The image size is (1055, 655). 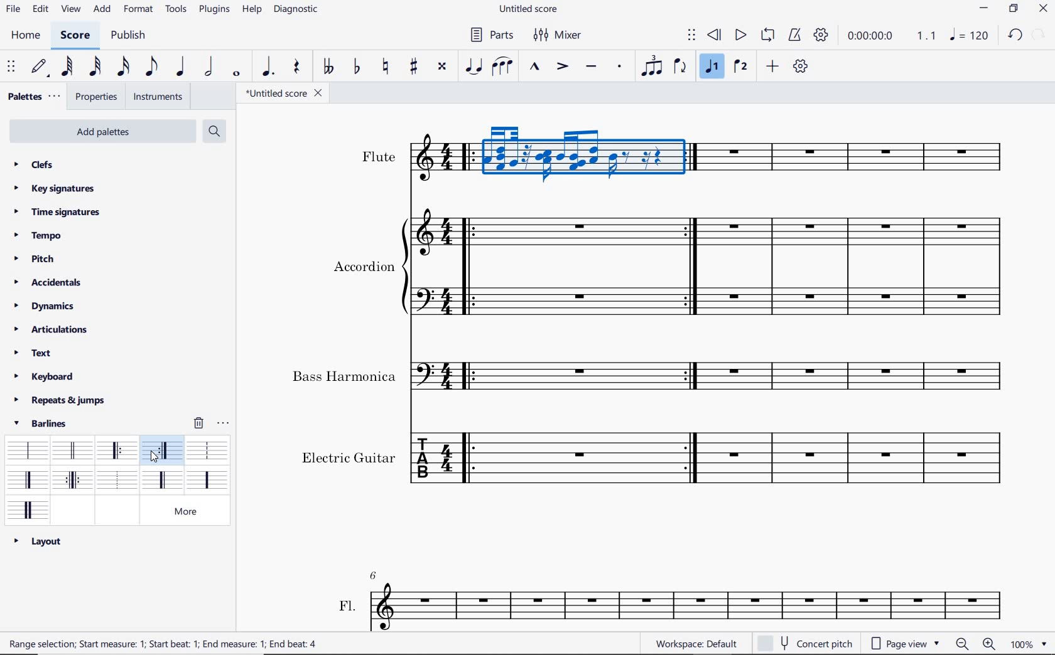 I want to click on rewind, so click(x=715, y=36).